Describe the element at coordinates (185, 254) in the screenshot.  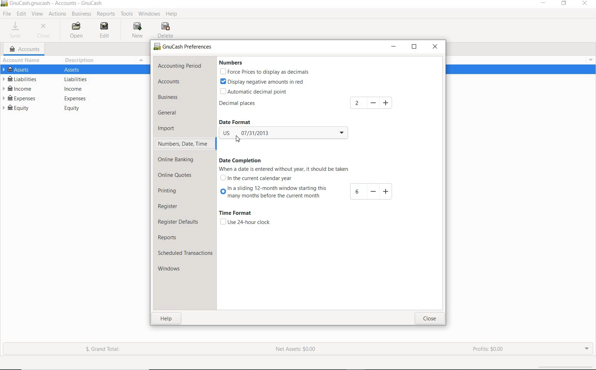
I see `scheduled transactions` at that location.